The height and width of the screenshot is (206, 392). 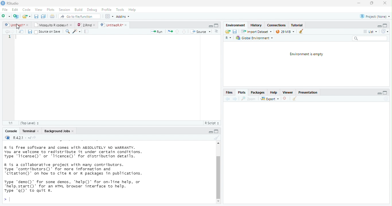 I want to click on minimize, so click(x=380, y=94).